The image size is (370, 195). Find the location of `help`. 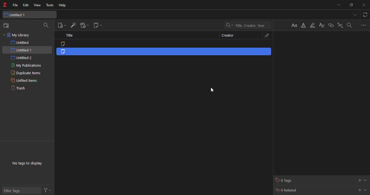

help is located at coordinates (62, 6).